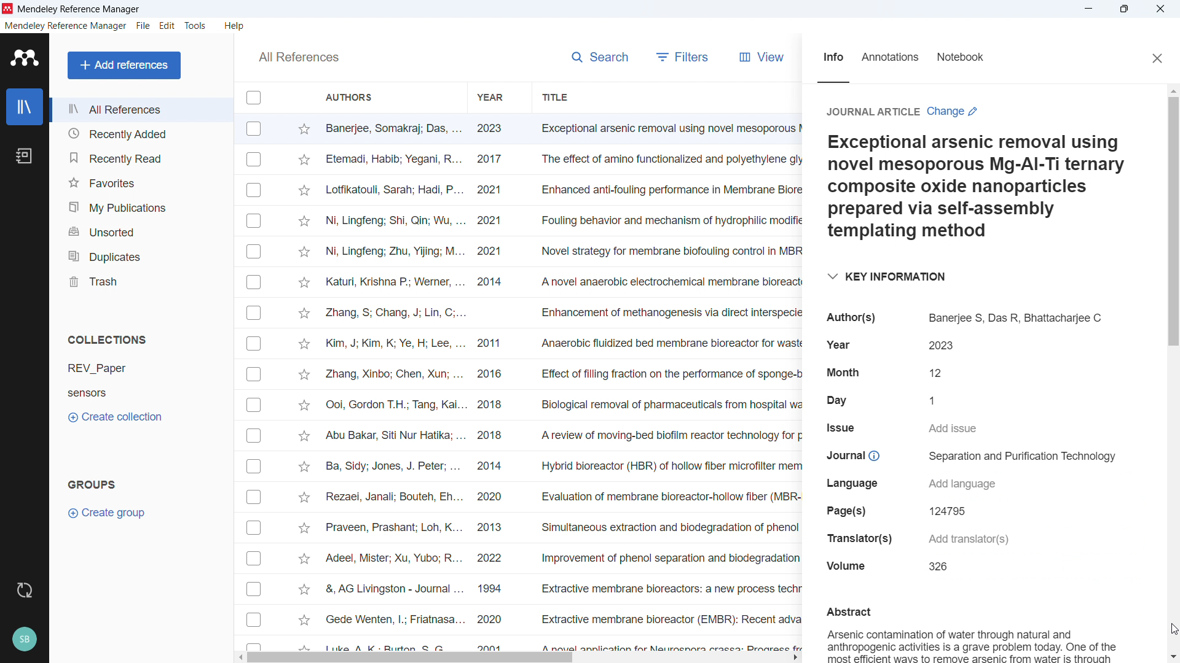 This screenshot has width=1180, height=663. What do you see at coordinates (297, 57) in the screenshot?
I see `all references` at bounding box center [297, 57].